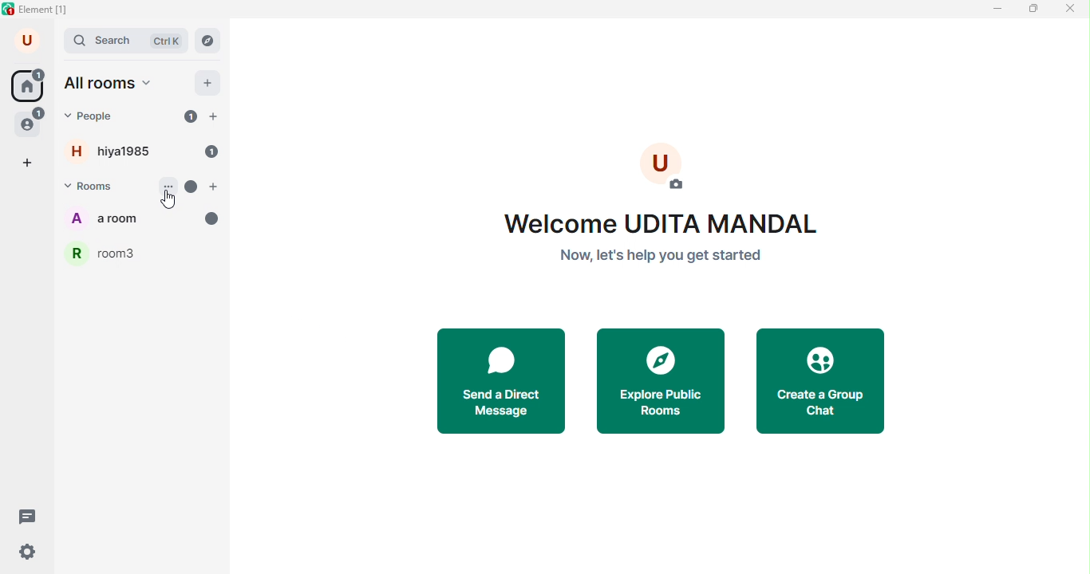 The image size is (1090, 574). What do you see at coordinates (96, 185) in the screenshot?
I see `rooms` at bounding box center [96, 185].